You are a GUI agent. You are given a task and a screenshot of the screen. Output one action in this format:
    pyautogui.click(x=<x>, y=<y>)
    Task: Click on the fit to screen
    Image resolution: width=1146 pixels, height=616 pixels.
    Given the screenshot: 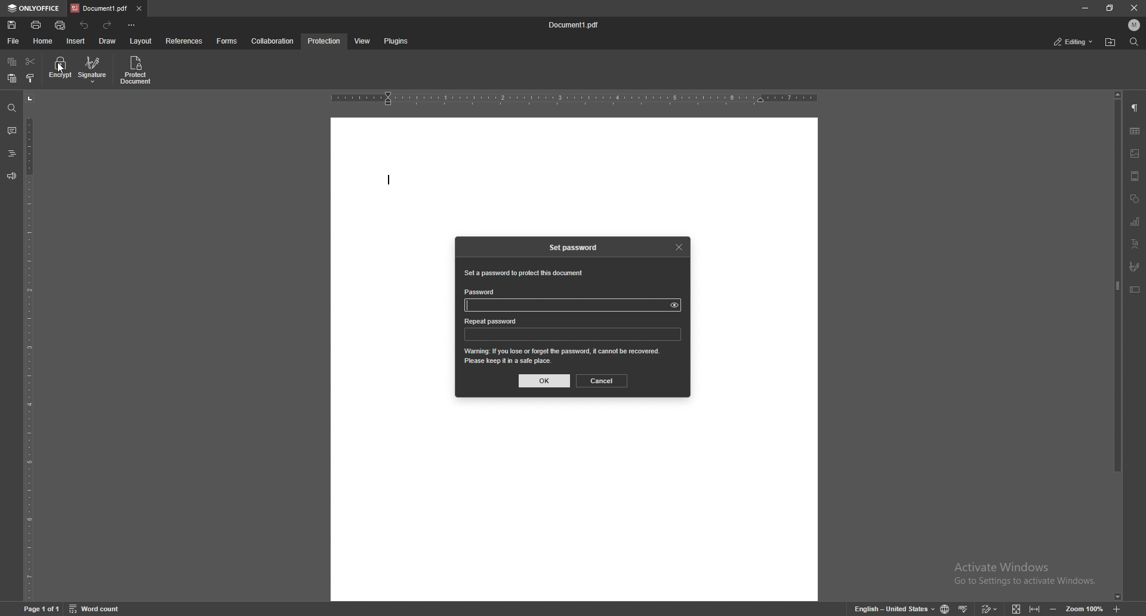 What is the action you would take?
    pyautogui.click(x=1016, y=608)
    